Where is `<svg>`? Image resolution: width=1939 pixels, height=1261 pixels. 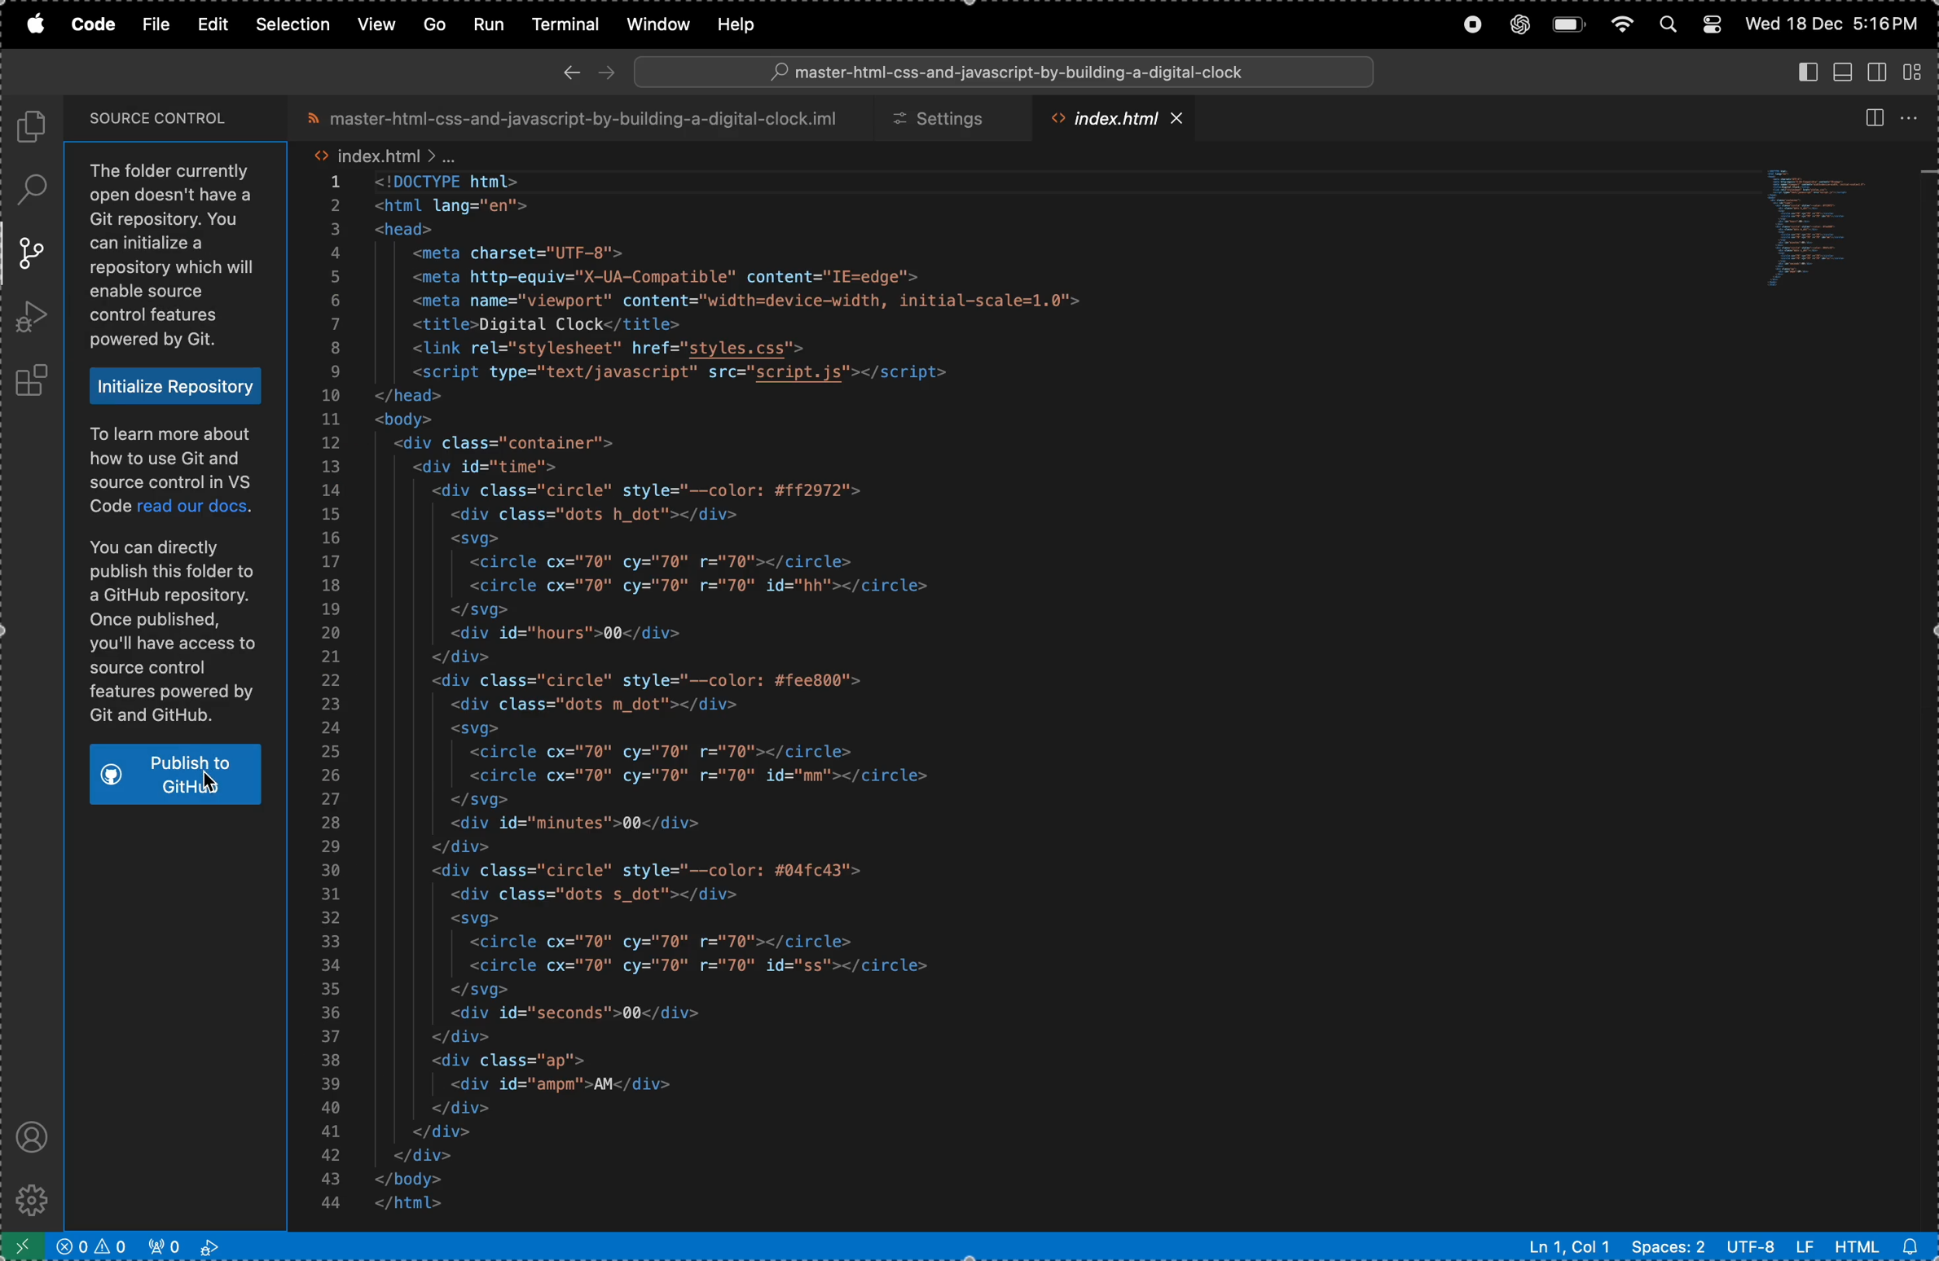
<svg> is located at coordinates (484, 727).